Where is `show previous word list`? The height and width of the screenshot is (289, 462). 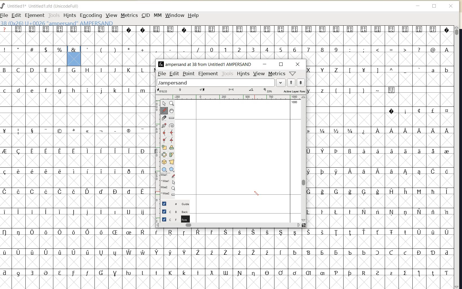 show previous word list is located at coordinates (292, 83).